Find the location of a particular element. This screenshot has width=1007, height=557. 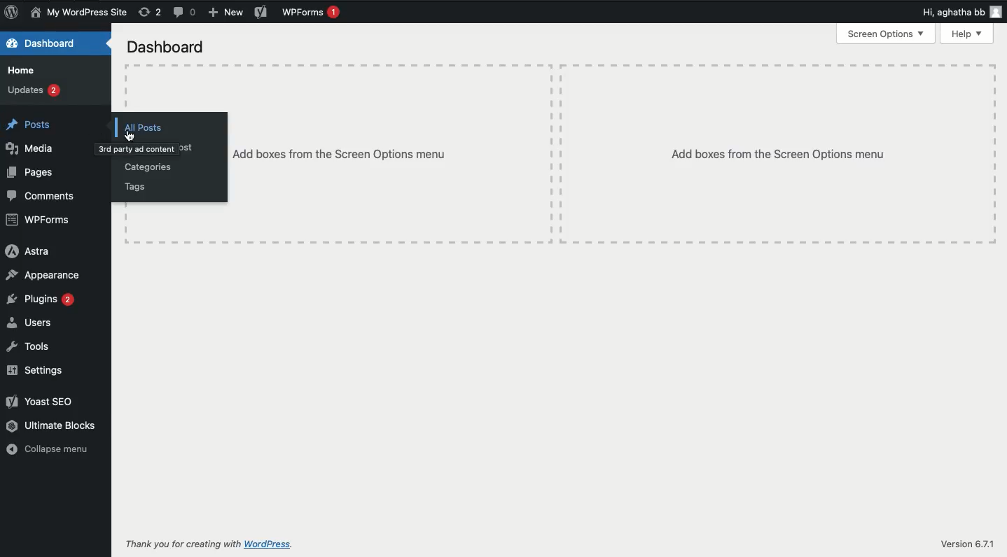

Revisions is located at coordinates (151, 13).